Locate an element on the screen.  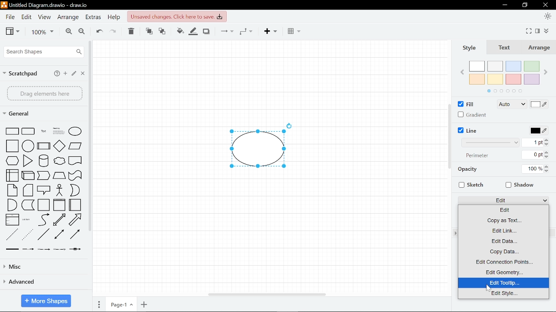
horizontal scrollbar is located at coordinates (265, 294).